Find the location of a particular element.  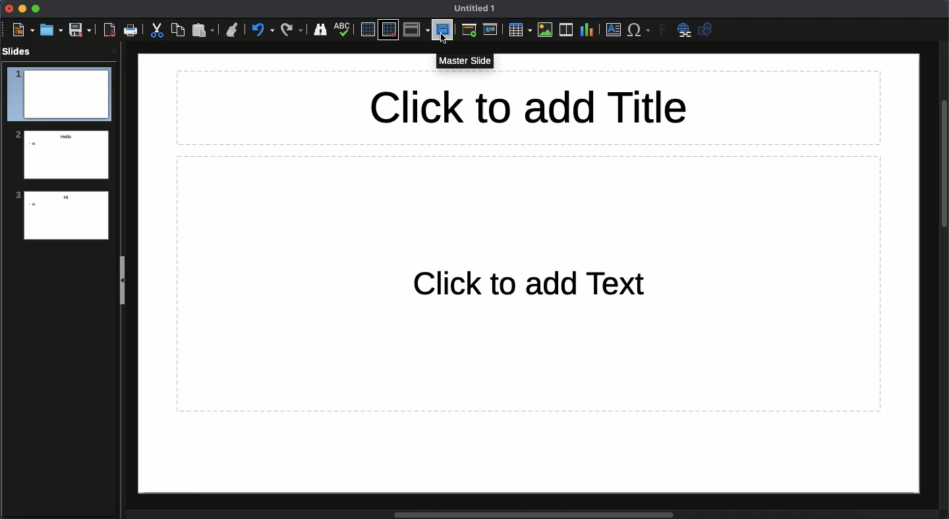

Open is located at coordinates (49, 30).